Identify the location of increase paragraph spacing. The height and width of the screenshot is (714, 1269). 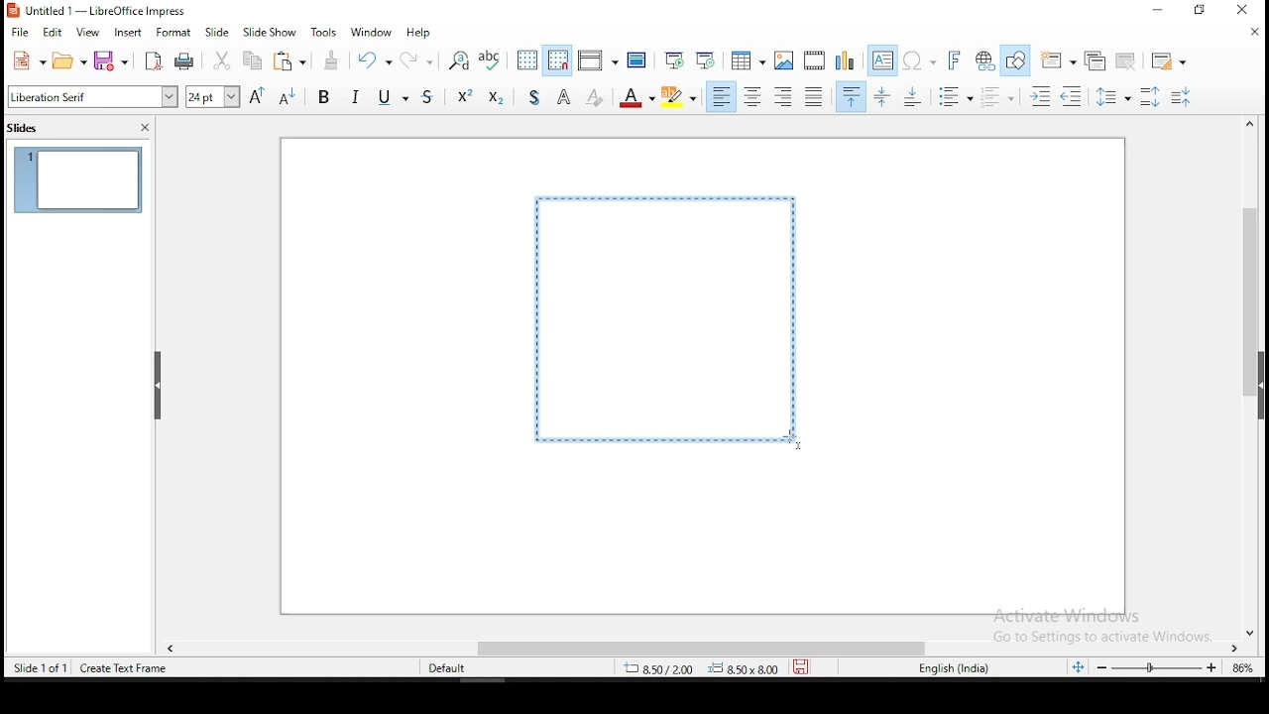
(1153, 97).